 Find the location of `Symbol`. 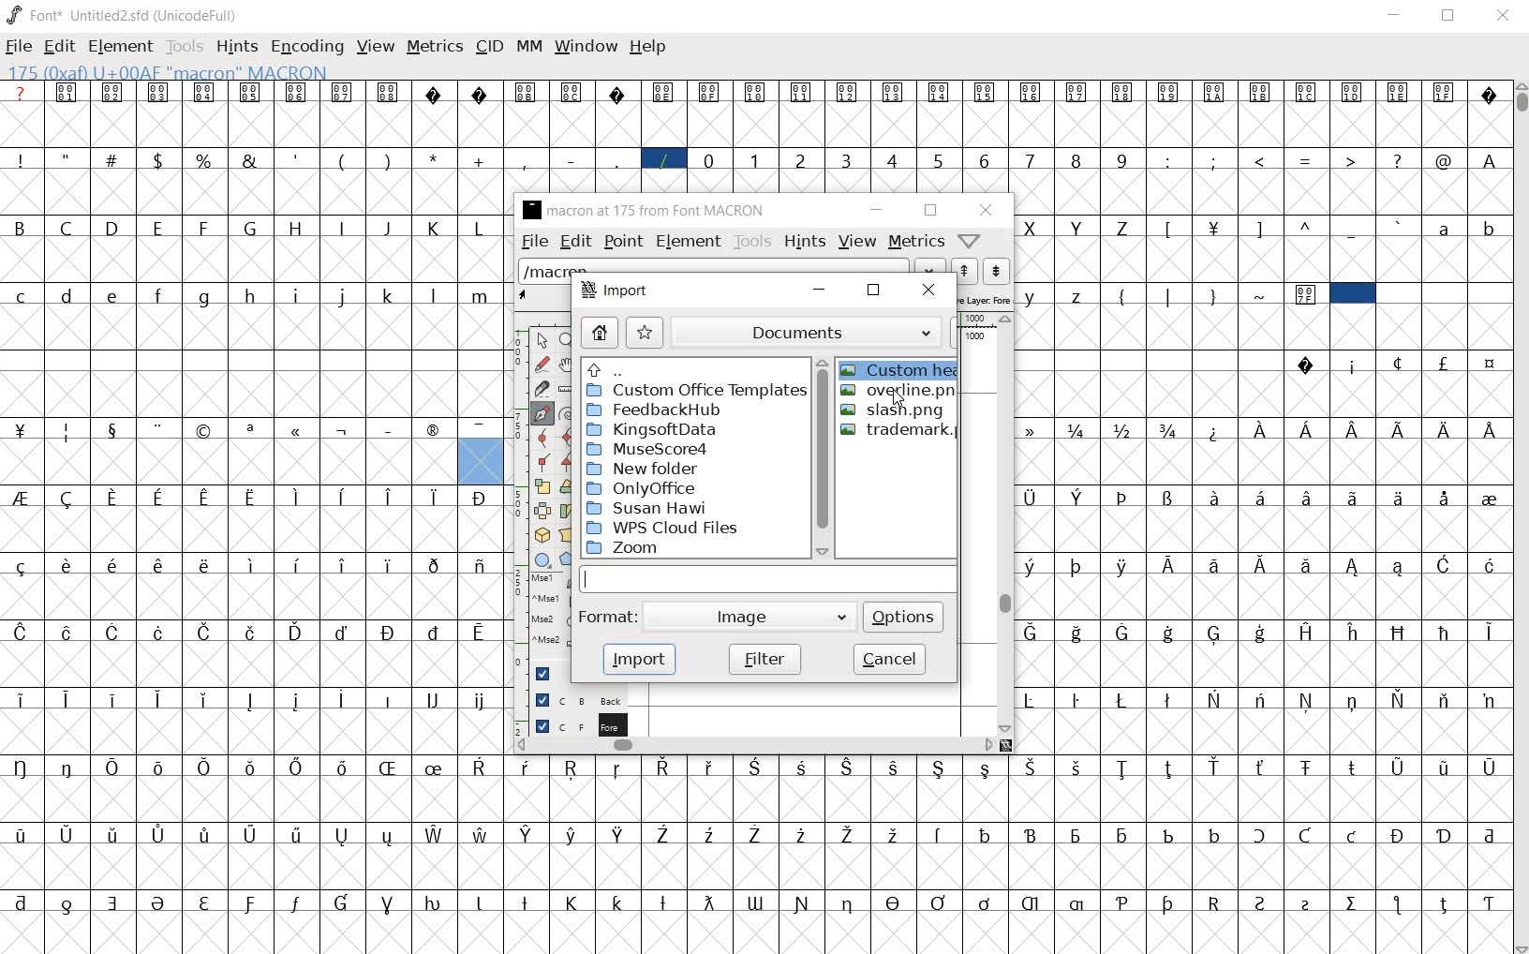

Symbol is located at coordinates (70, 768).